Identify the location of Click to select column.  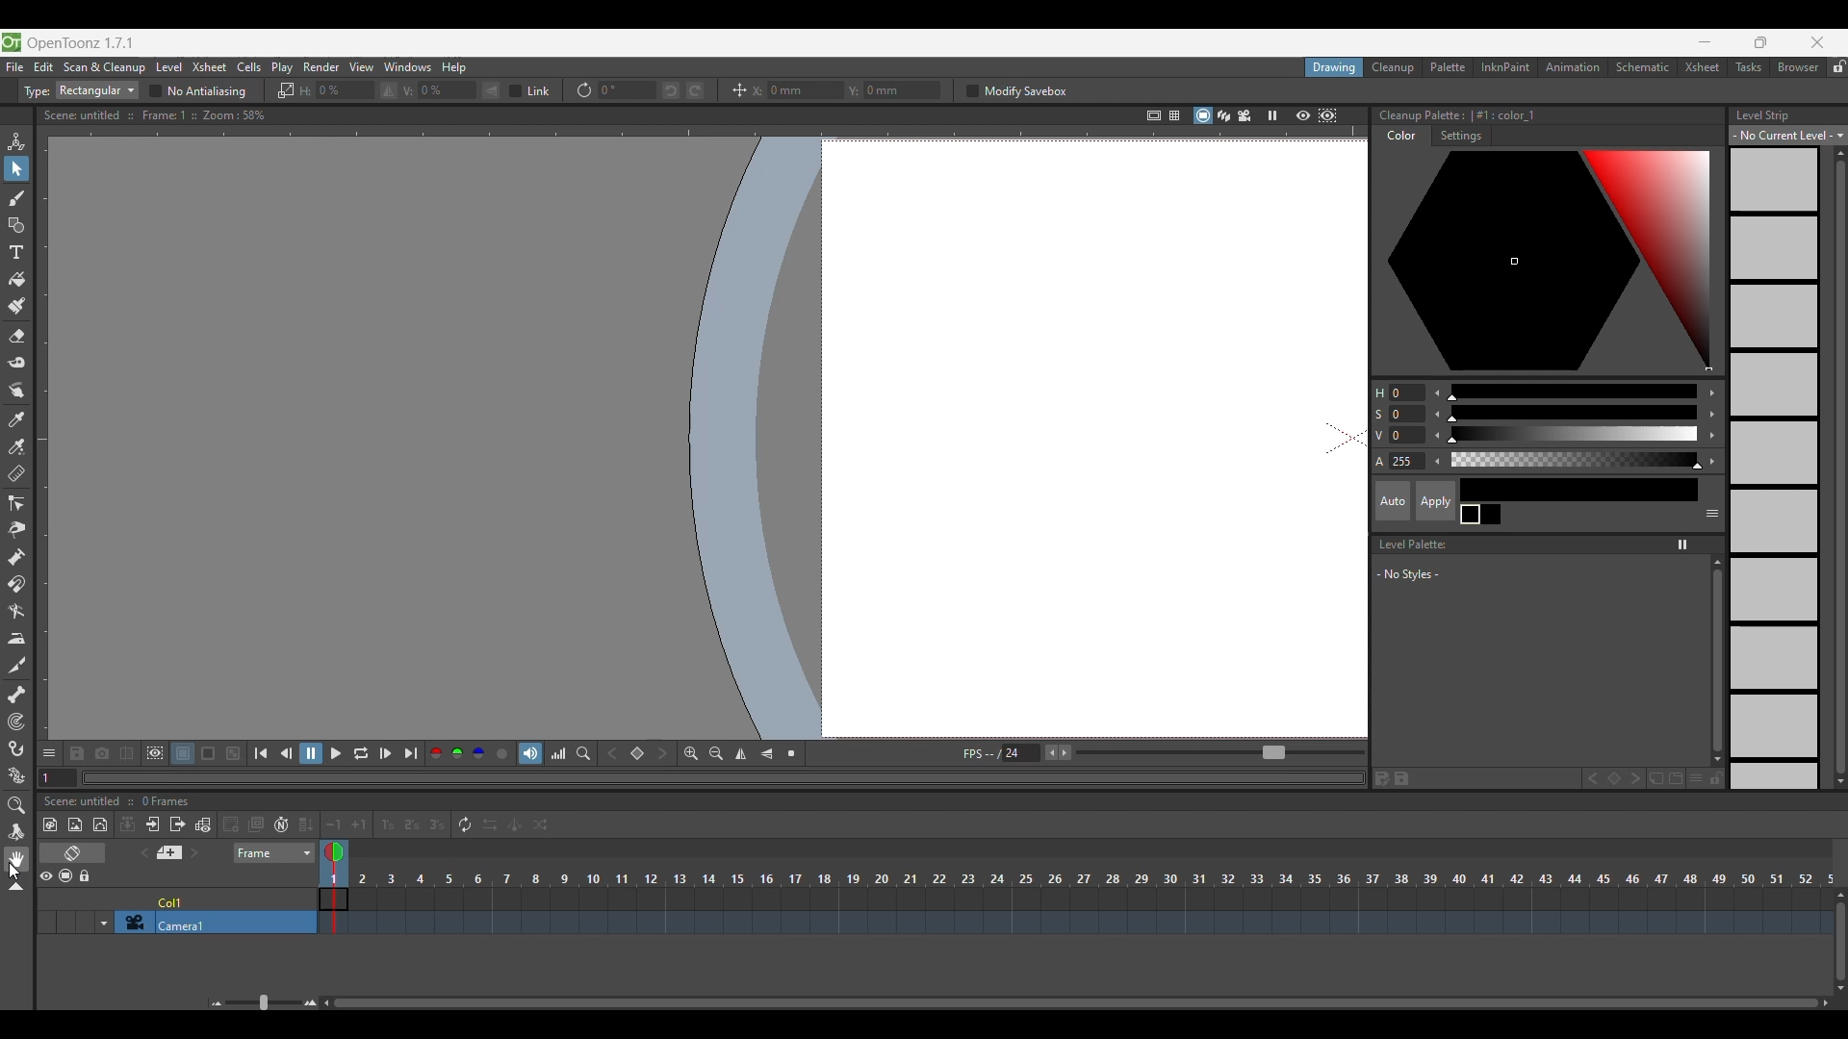
(177, 900).